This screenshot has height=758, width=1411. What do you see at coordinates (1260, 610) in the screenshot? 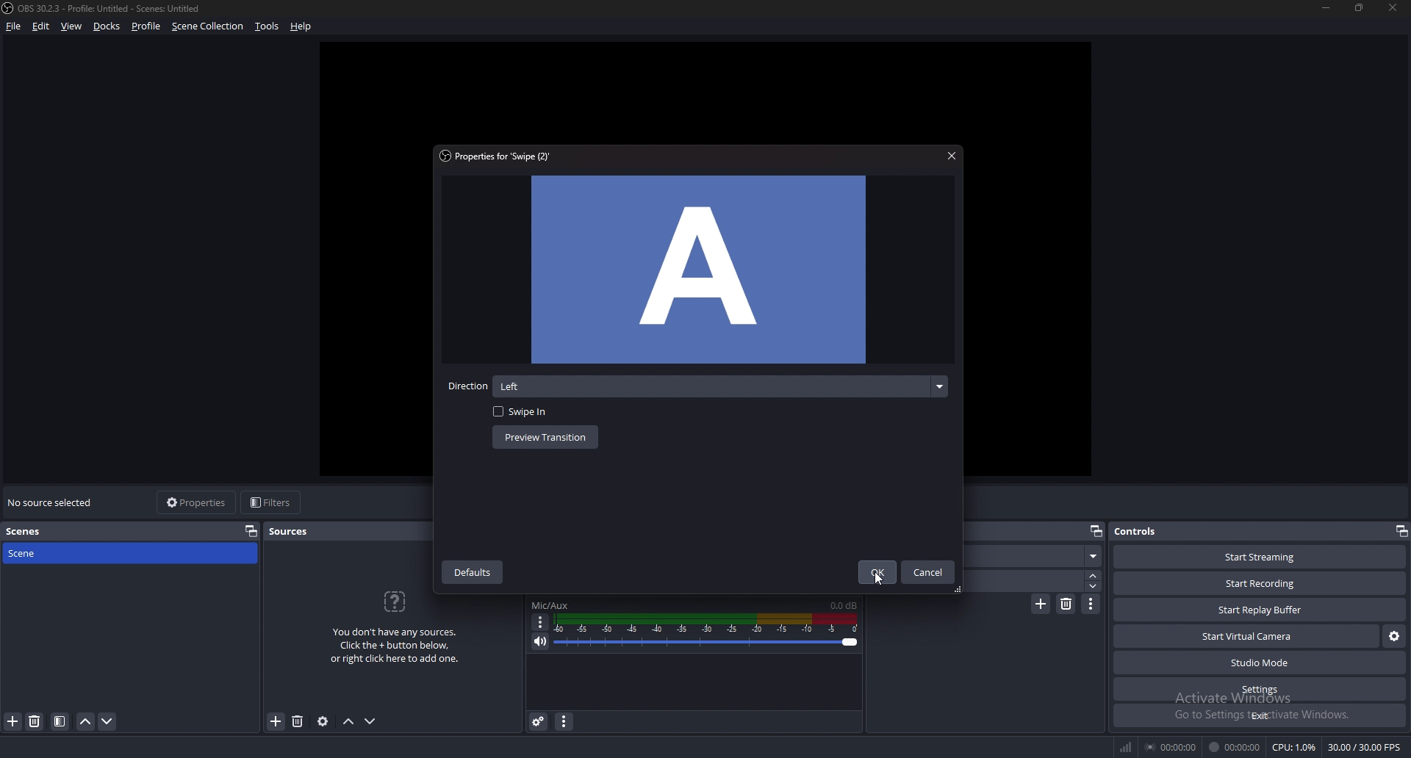
I see `start play buffer` at bounding box center [1260, 610].